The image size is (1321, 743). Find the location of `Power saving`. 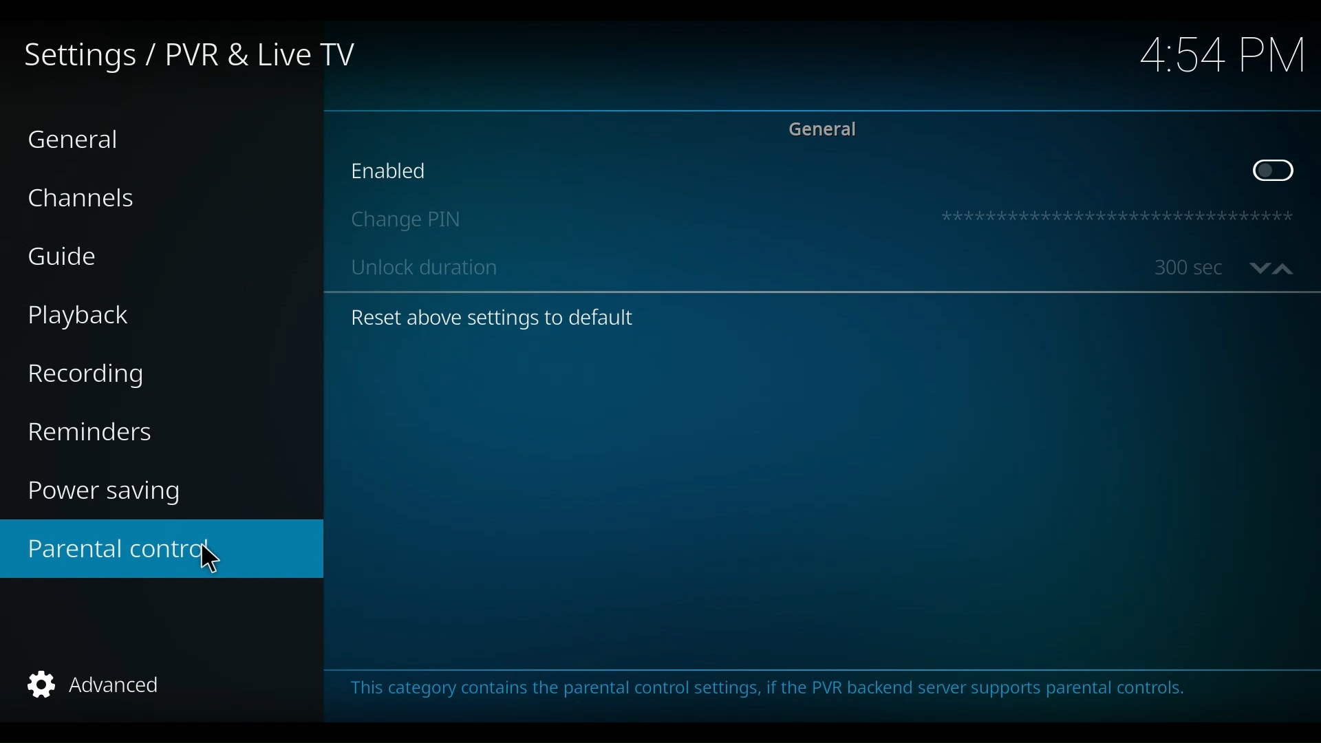

Power saving is located at coordinates (105, 491).